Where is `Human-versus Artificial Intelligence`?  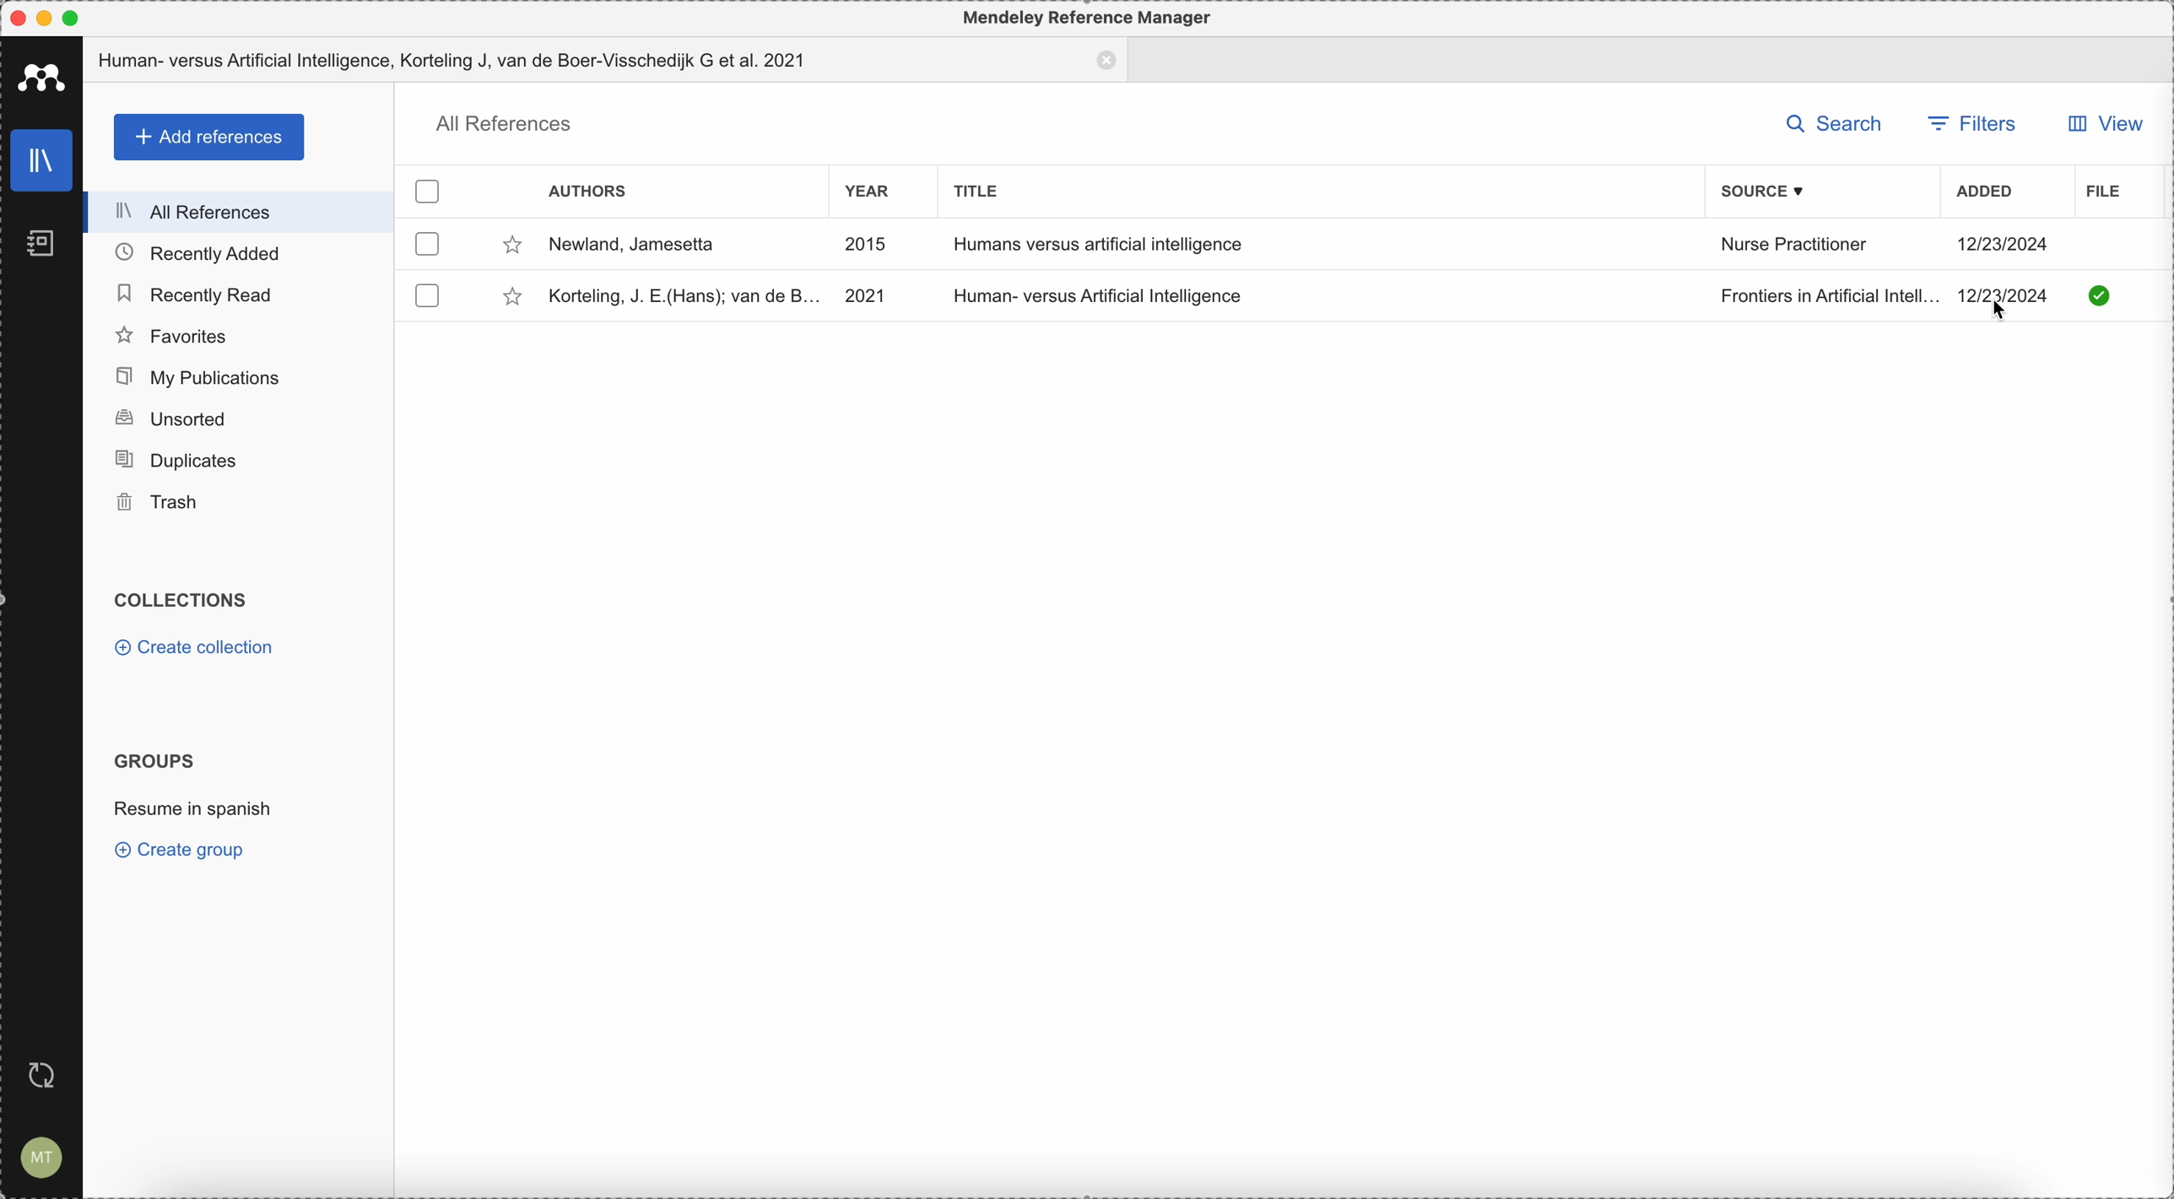
Human-versus Artificial Intelligence is located at coordinates (1103, 293).